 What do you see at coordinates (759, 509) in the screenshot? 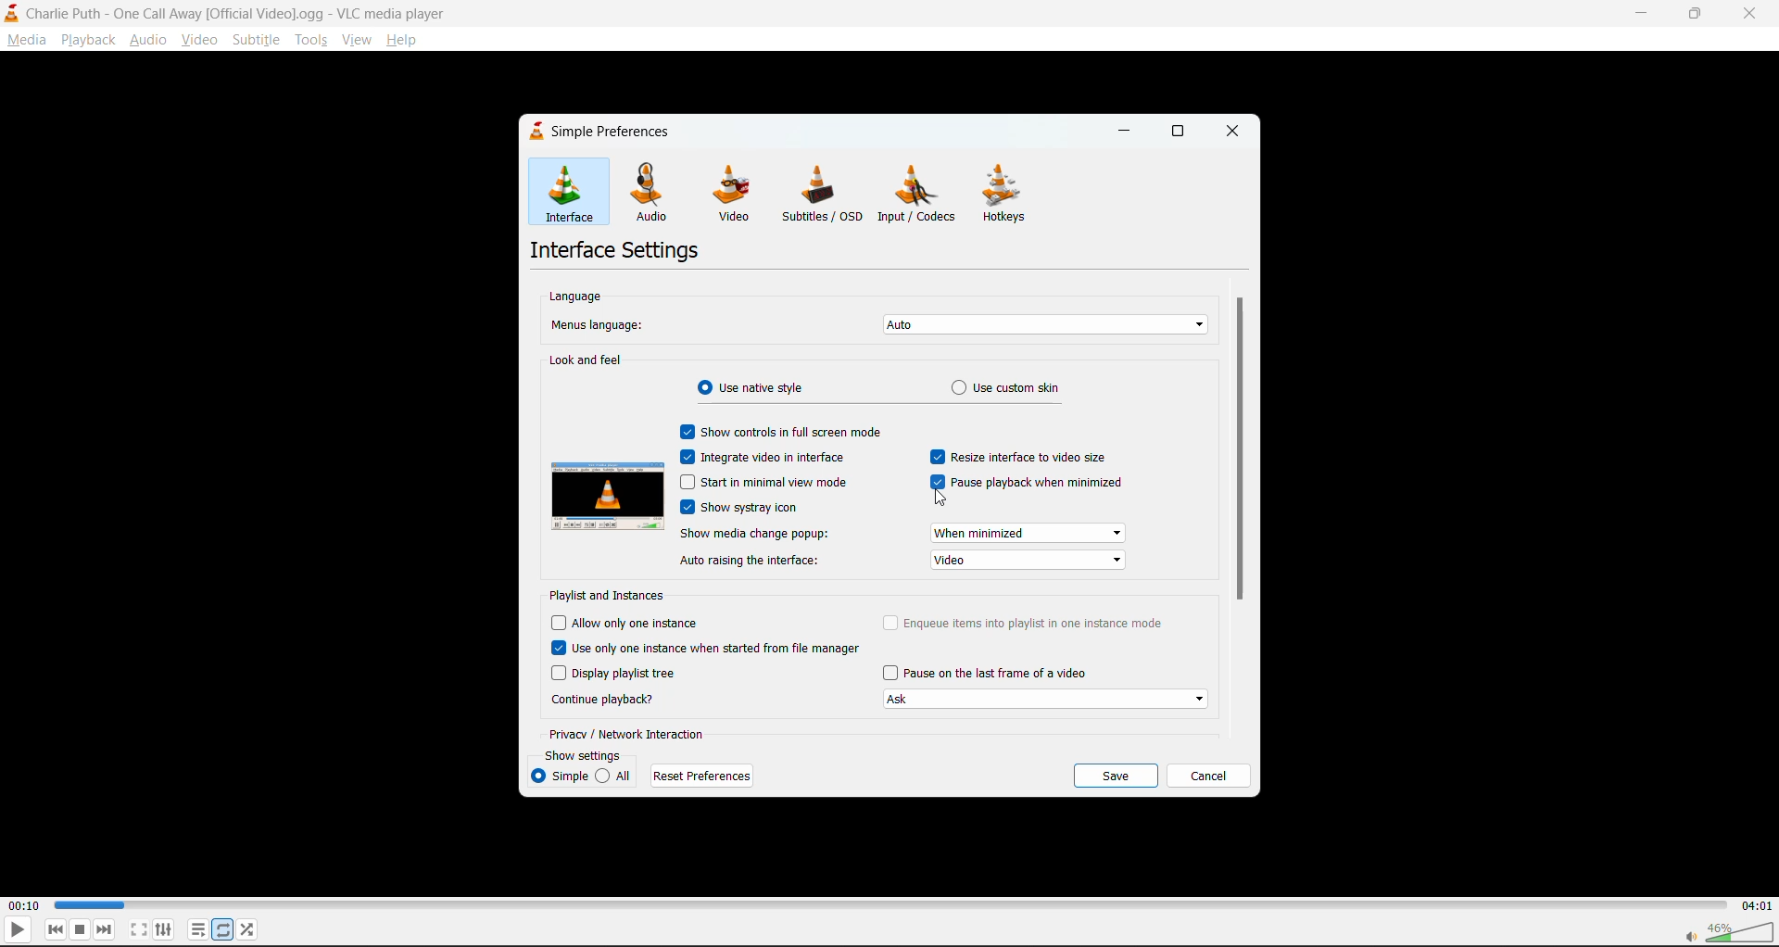
I see `show systray icon` at bounding box center [759, 509].